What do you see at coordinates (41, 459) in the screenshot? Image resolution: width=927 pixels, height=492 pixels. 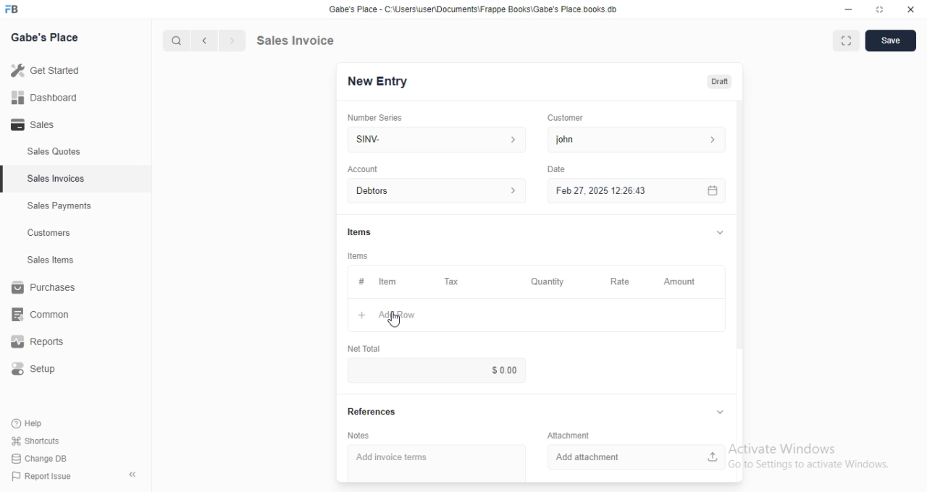 I see `Change DB` at bounding box center [41, 459].